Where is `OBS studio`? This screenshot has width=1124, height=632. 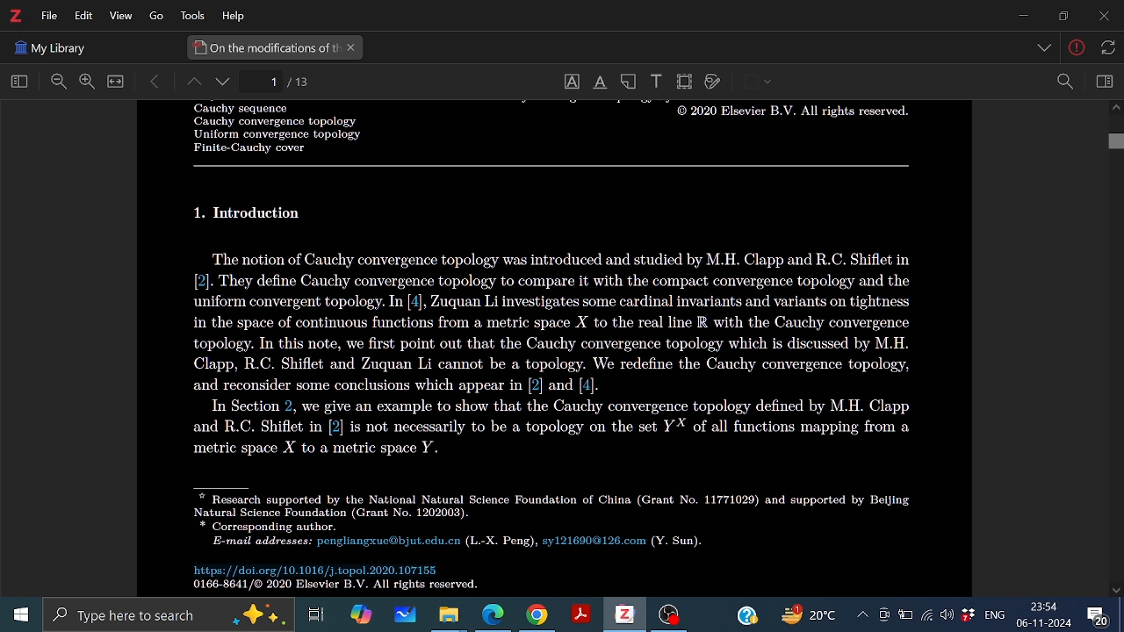 OBS studio is located at coordinates (669, 616).